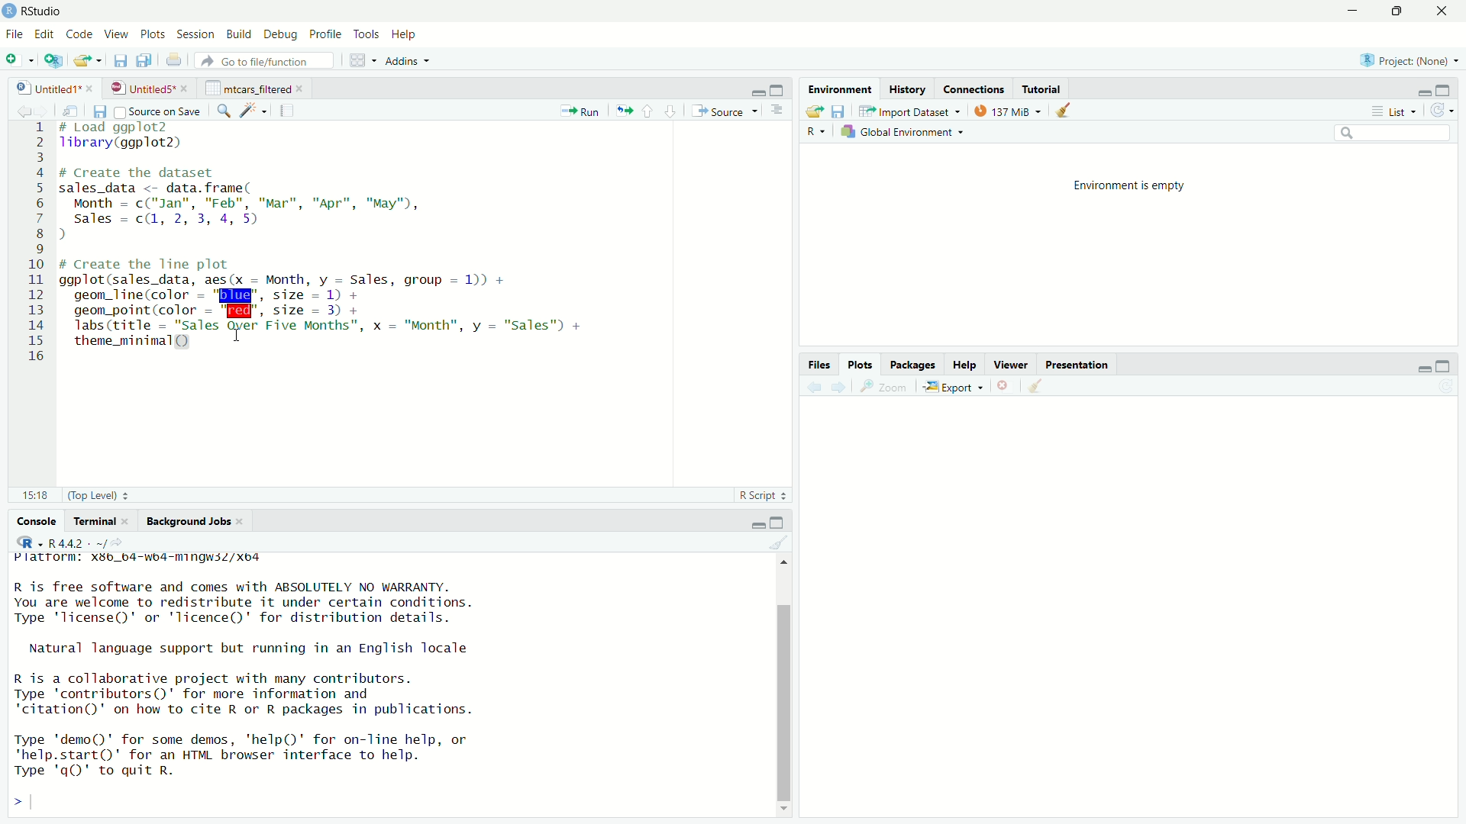 Image resolution: width=1466 pixels, height=824 pixels. Describe the element at coordinates (1403, 60) in the screenshot. I see `project(None)` at that location.